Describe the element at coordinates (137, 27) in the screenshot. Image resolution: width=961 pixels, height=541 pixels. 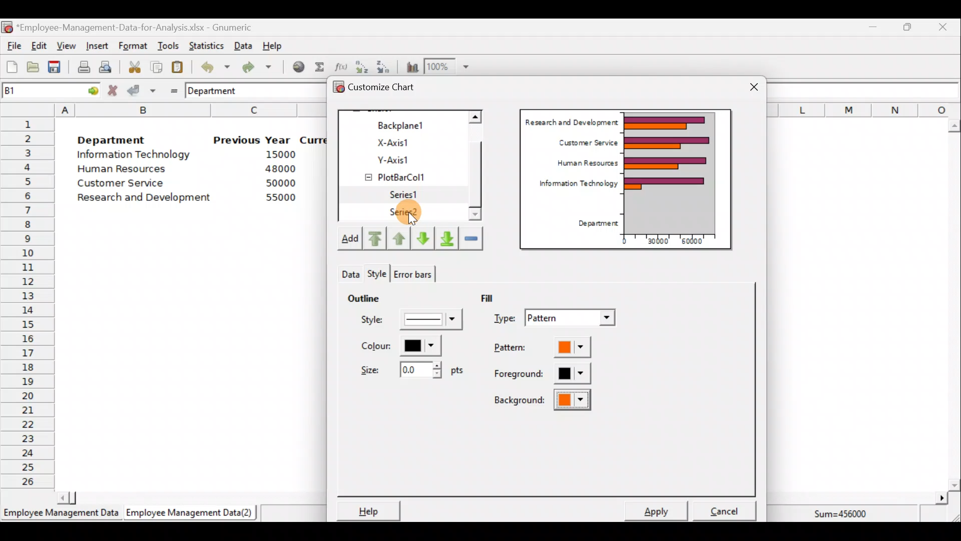
I see `‘Employee-Management-Data-for-Analysis.xlsx - Gnumeric` at that location.